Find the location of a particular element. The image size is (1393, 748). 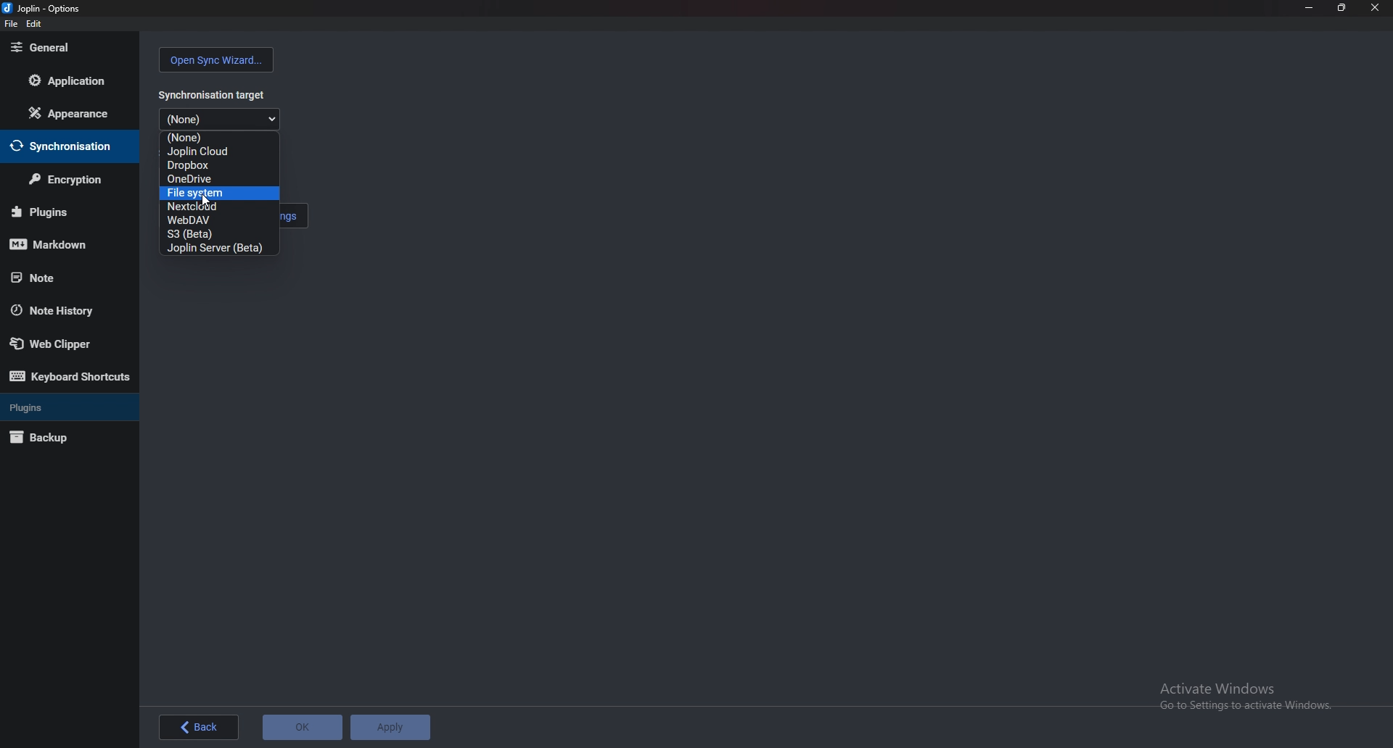

Web D a V is located at coordinates (221, 220).